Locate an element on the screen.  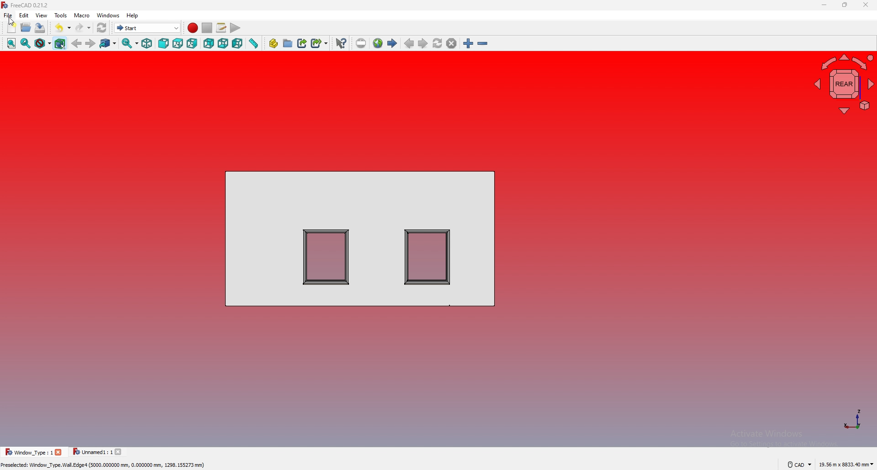
switch between workbenches is located at coordinates (148, 28).